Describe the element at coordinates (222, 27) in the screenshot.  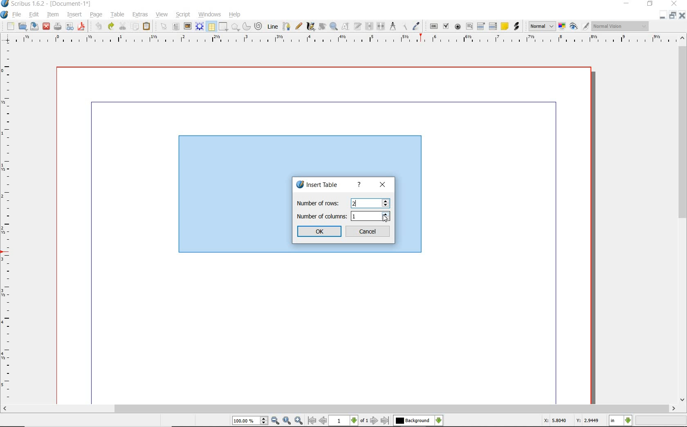
I see `shape` at that location.